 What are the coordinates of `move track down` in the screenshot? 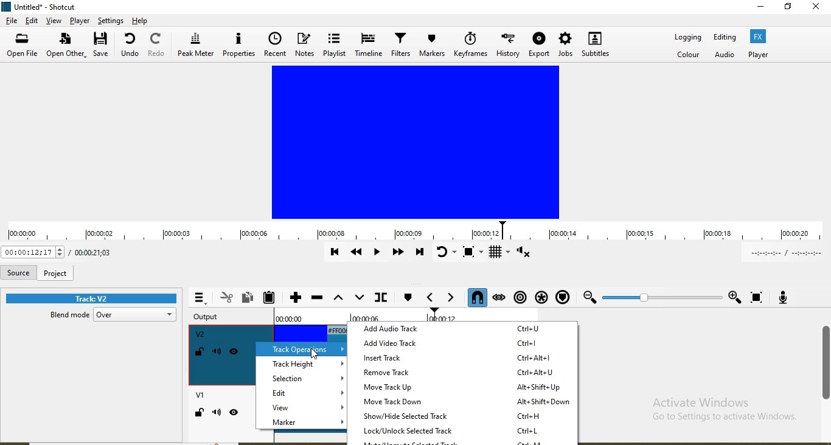 It's located at (465, 402).